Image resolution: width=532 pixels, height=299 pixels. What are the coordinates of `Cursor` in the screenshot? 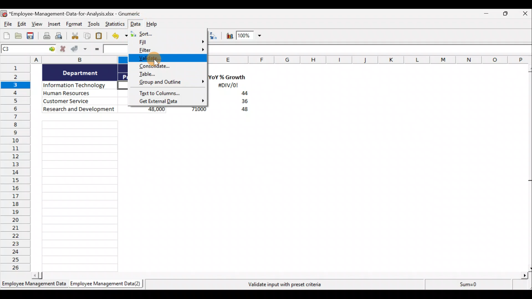 It's located at (155, 59).